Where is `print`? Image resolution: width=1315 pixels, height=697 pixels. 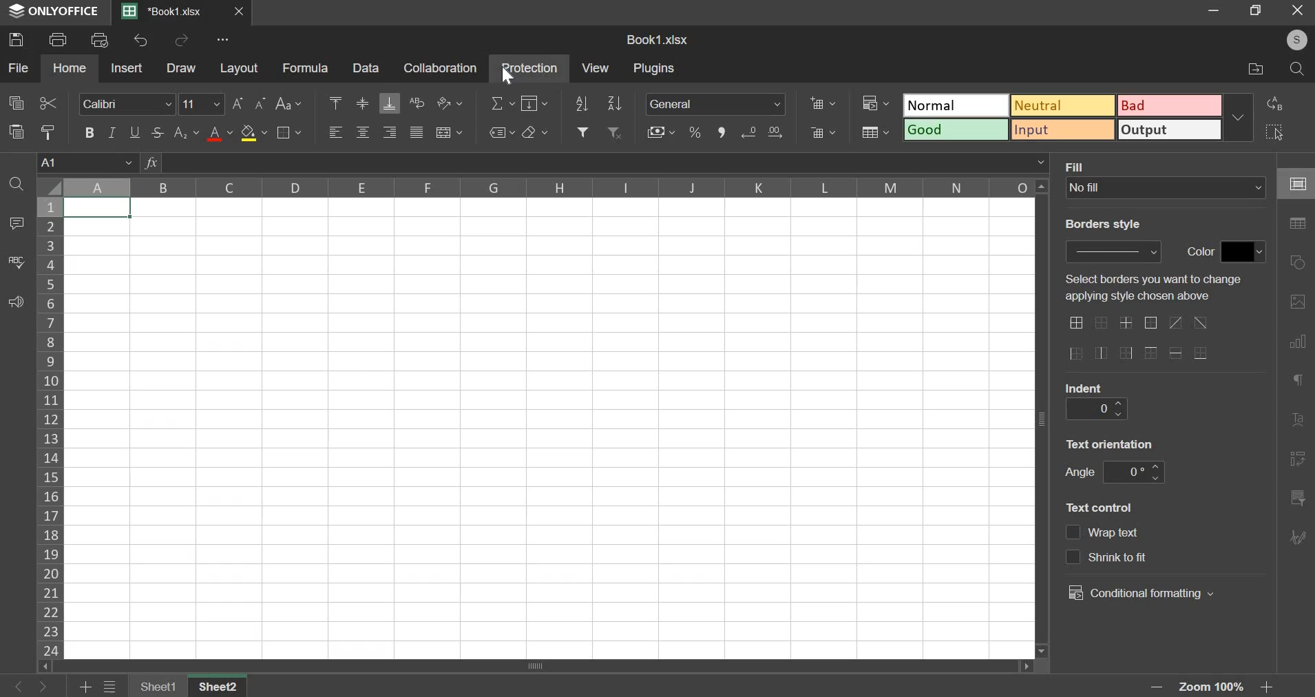
print is located at coordinates (59, 38).